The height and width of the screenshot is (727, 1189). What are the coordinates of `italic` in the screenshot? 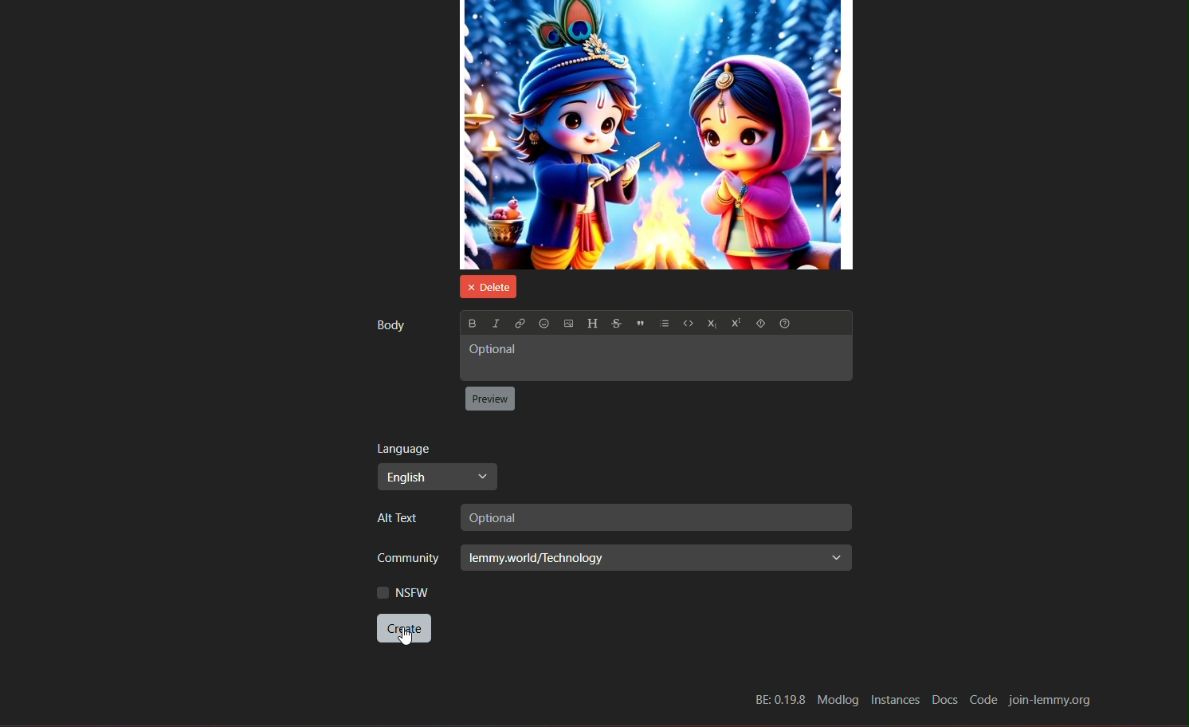 It's located at (494, 322).